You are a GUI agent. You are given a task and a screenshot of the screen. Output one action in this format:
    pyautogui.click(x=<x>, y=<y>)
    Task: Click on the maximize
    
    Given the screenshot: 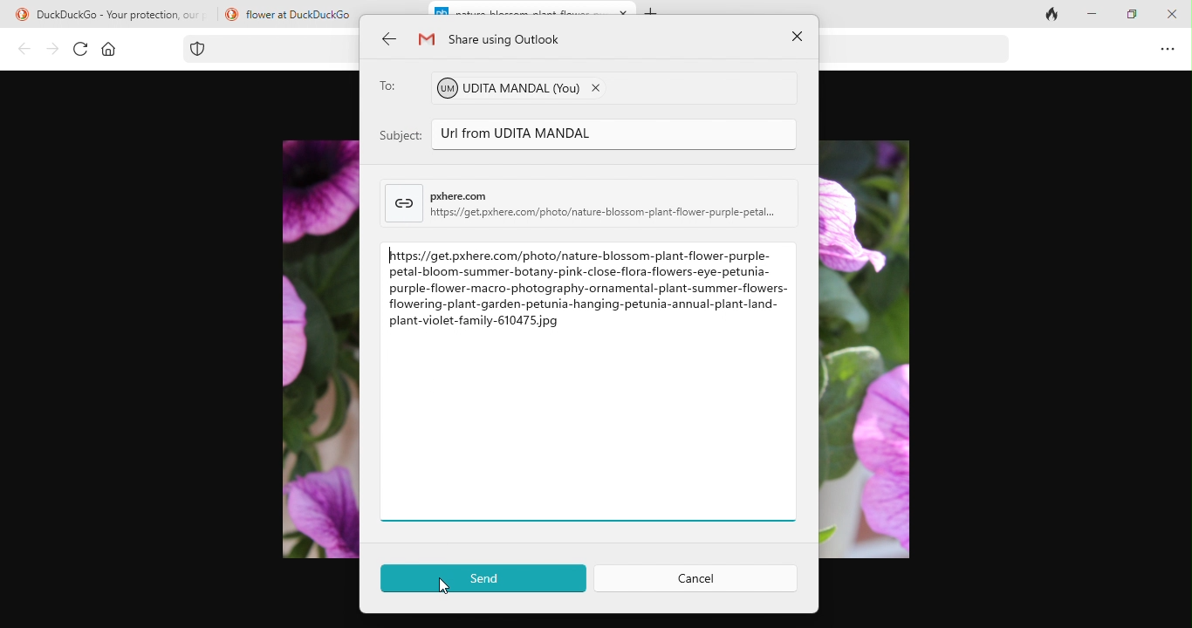 What is the action you would take?
    pyautogui.click(x=1128, y=18)
    